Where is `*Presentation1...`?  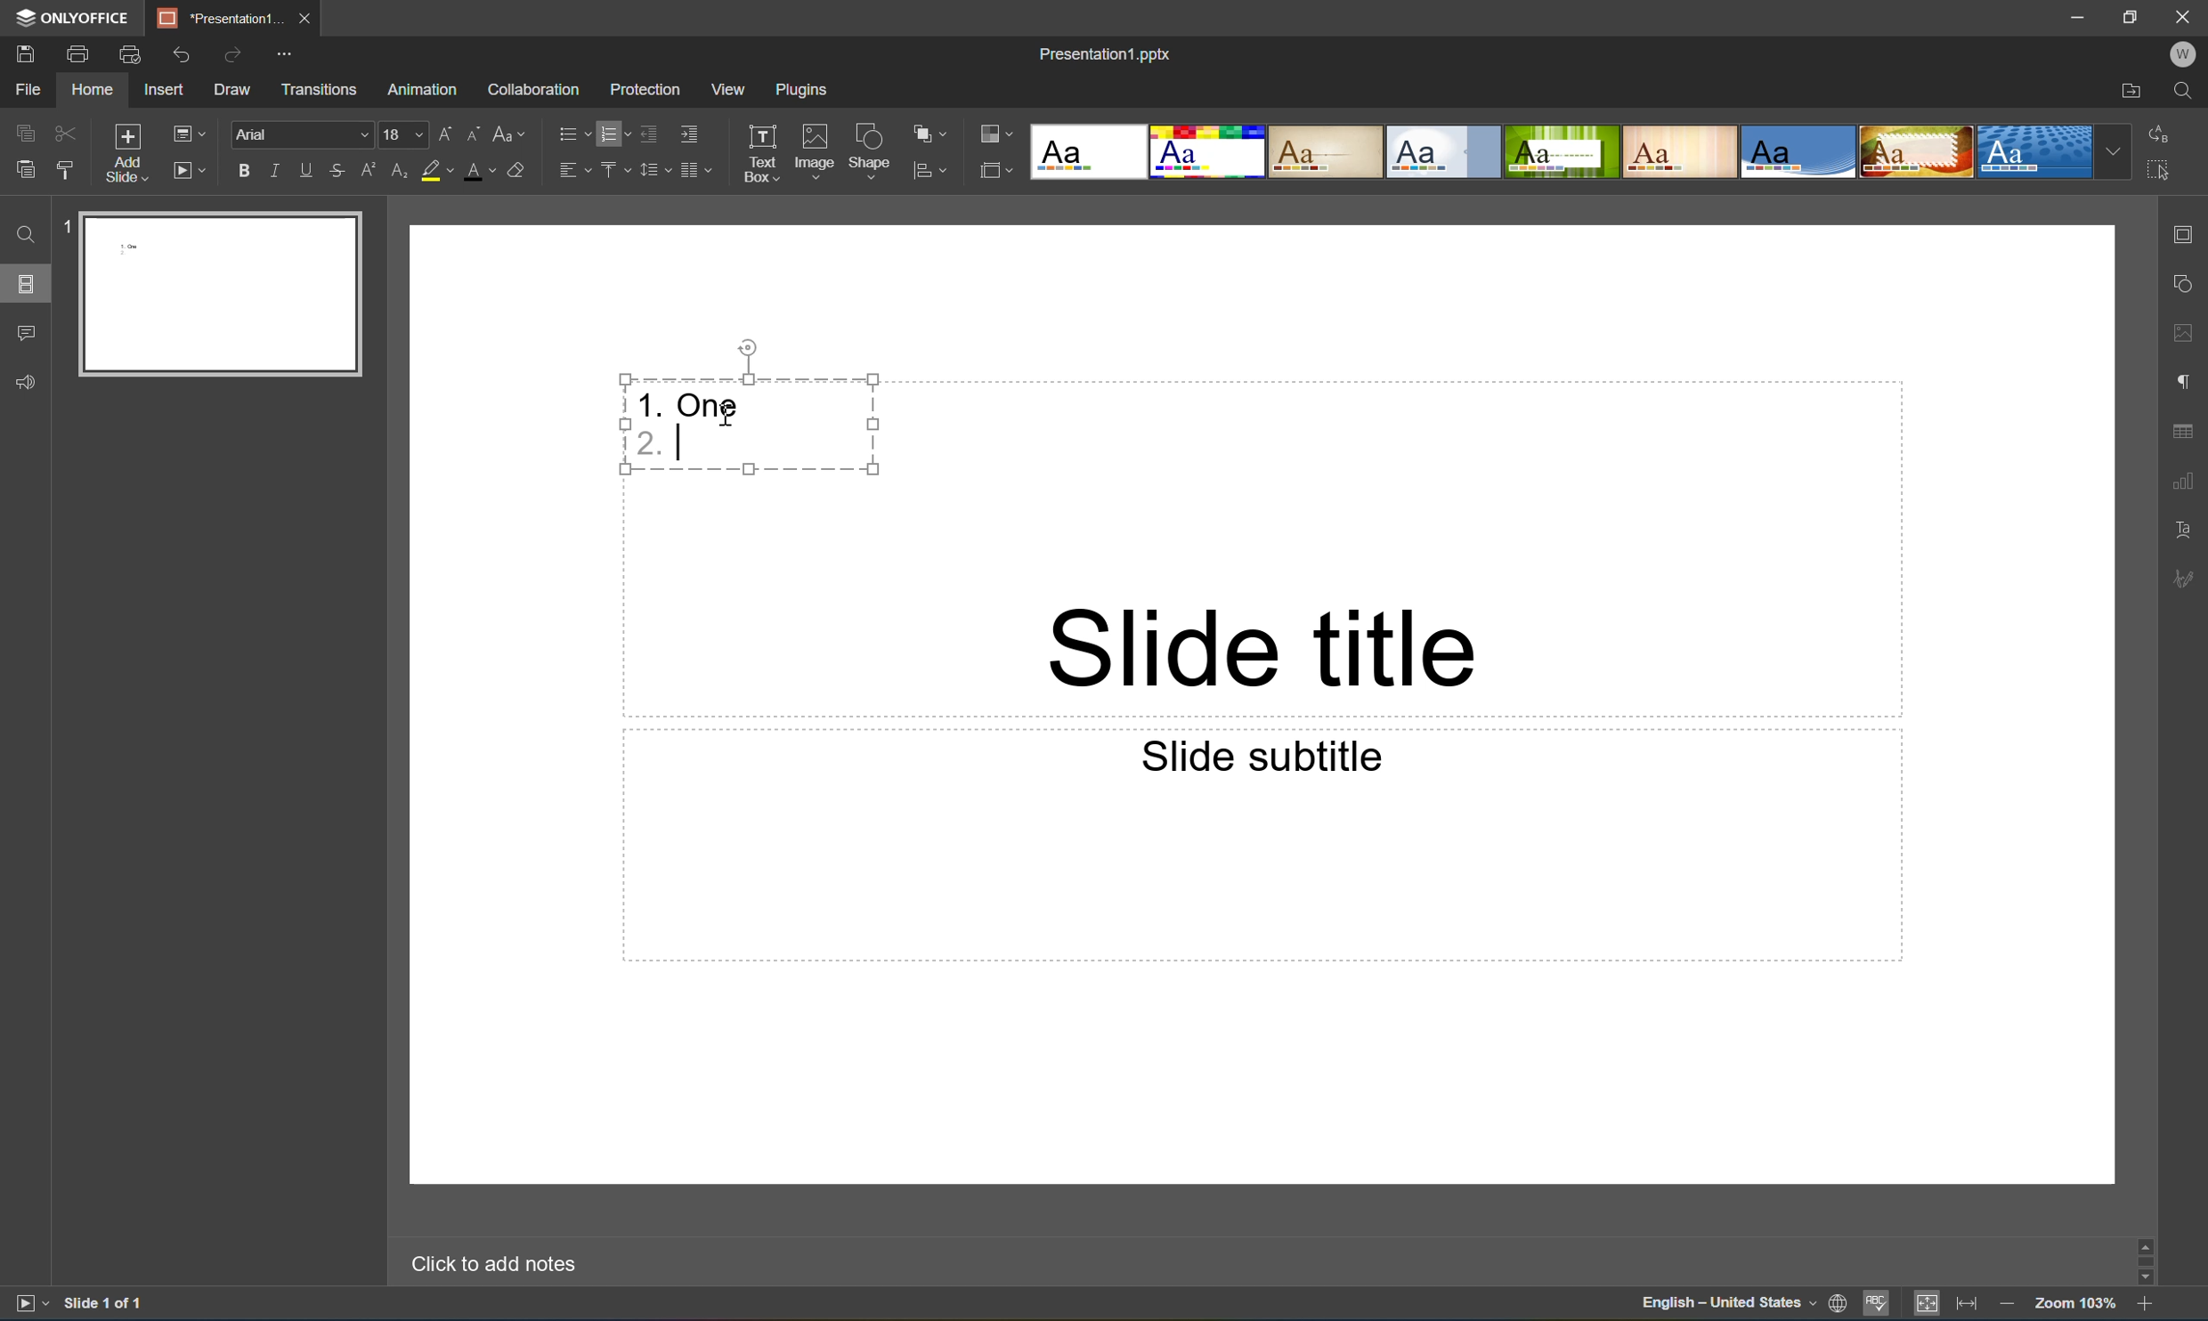
*Presentation1... is located at coordinates (223, 19).